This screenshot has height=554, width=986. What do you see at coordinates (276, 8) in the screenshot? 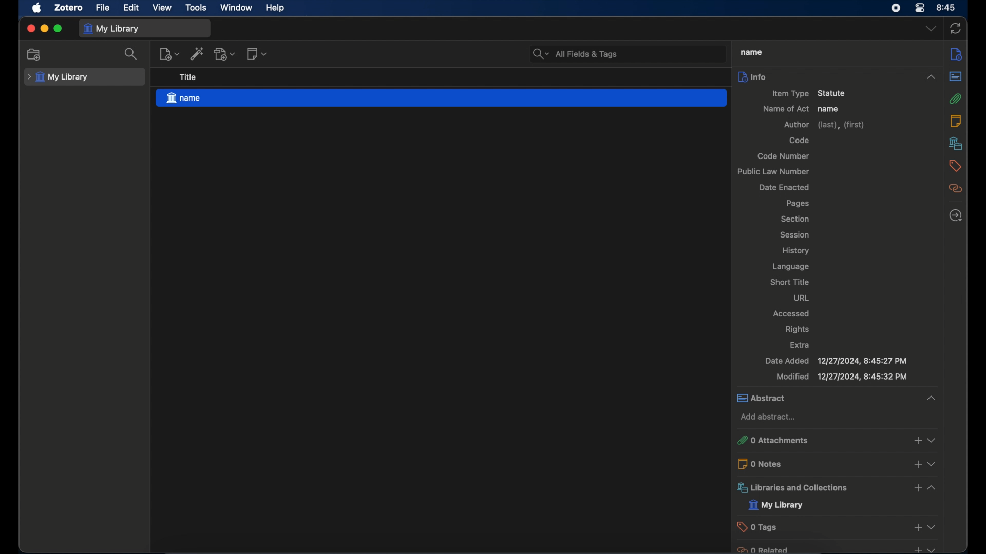
I see `help` at bounding box center [276, 8].